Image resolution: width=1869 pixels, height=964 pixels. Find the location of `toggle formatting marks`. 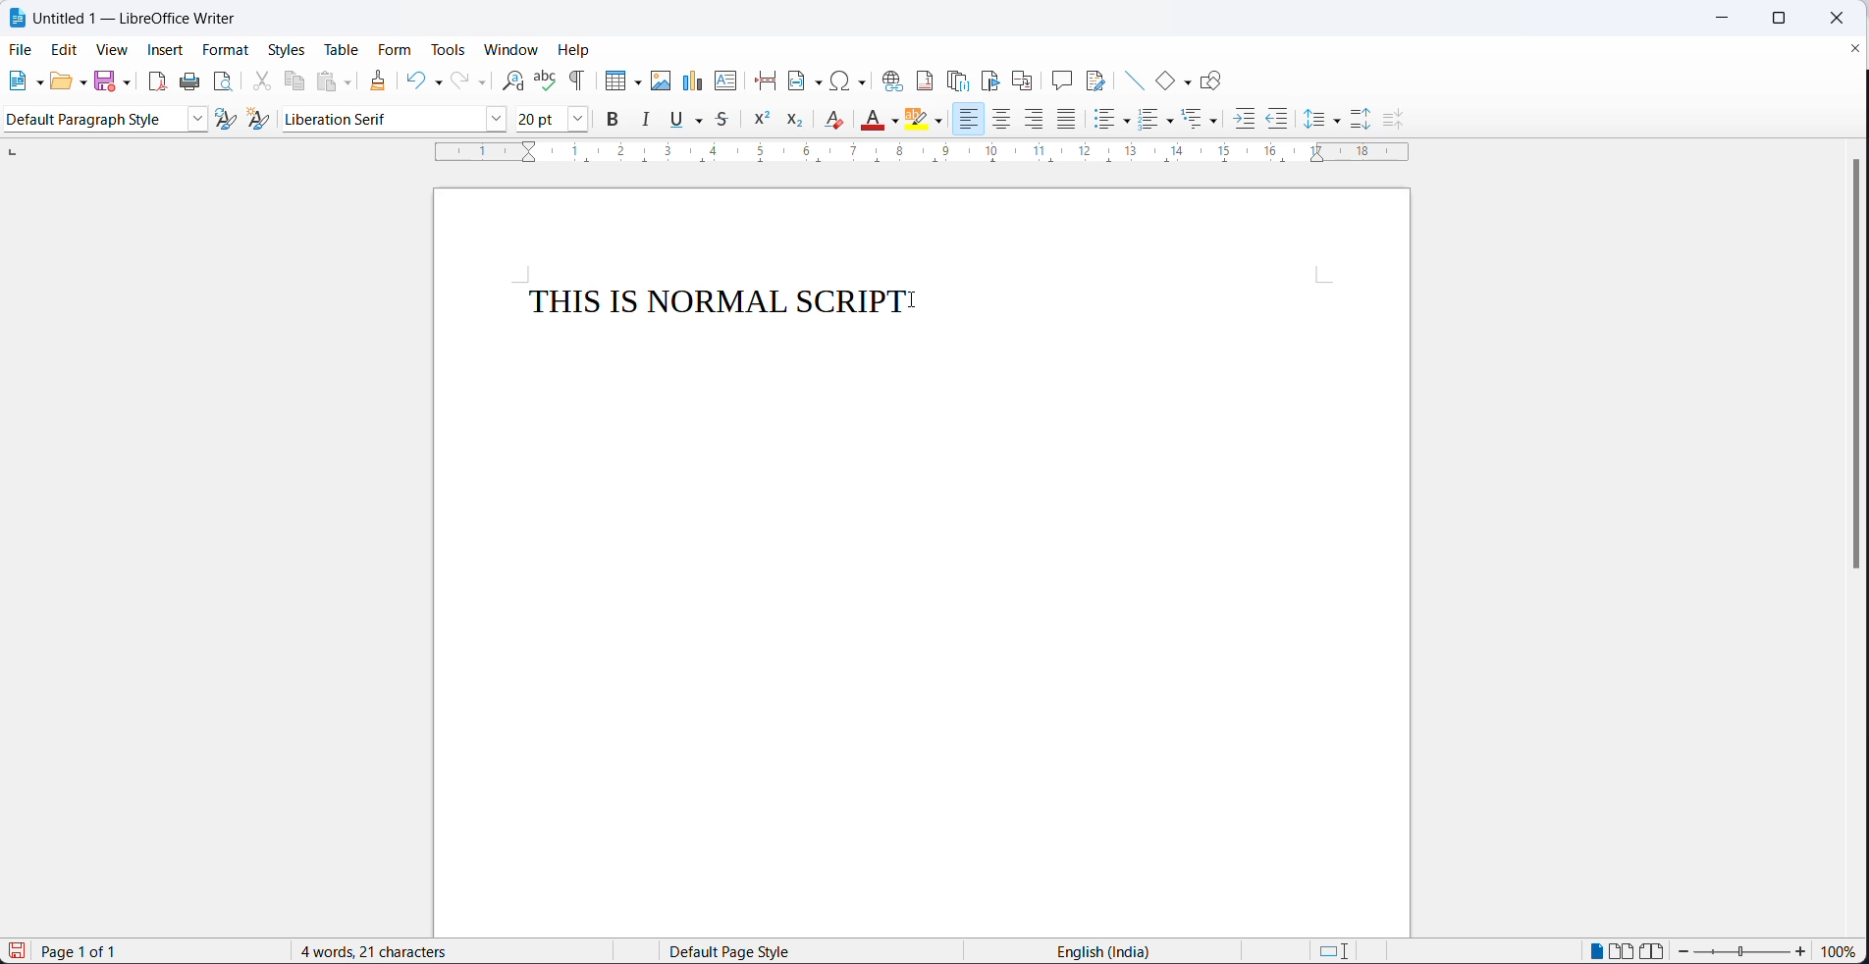

toggle formatting marks is located at coordinates (578, 80).